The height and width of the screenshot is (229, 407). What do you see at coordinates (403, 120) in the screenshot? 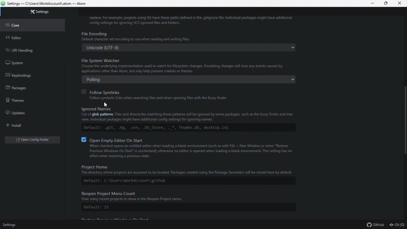
I see `Scroll bar` at bounding box center [403, 120].